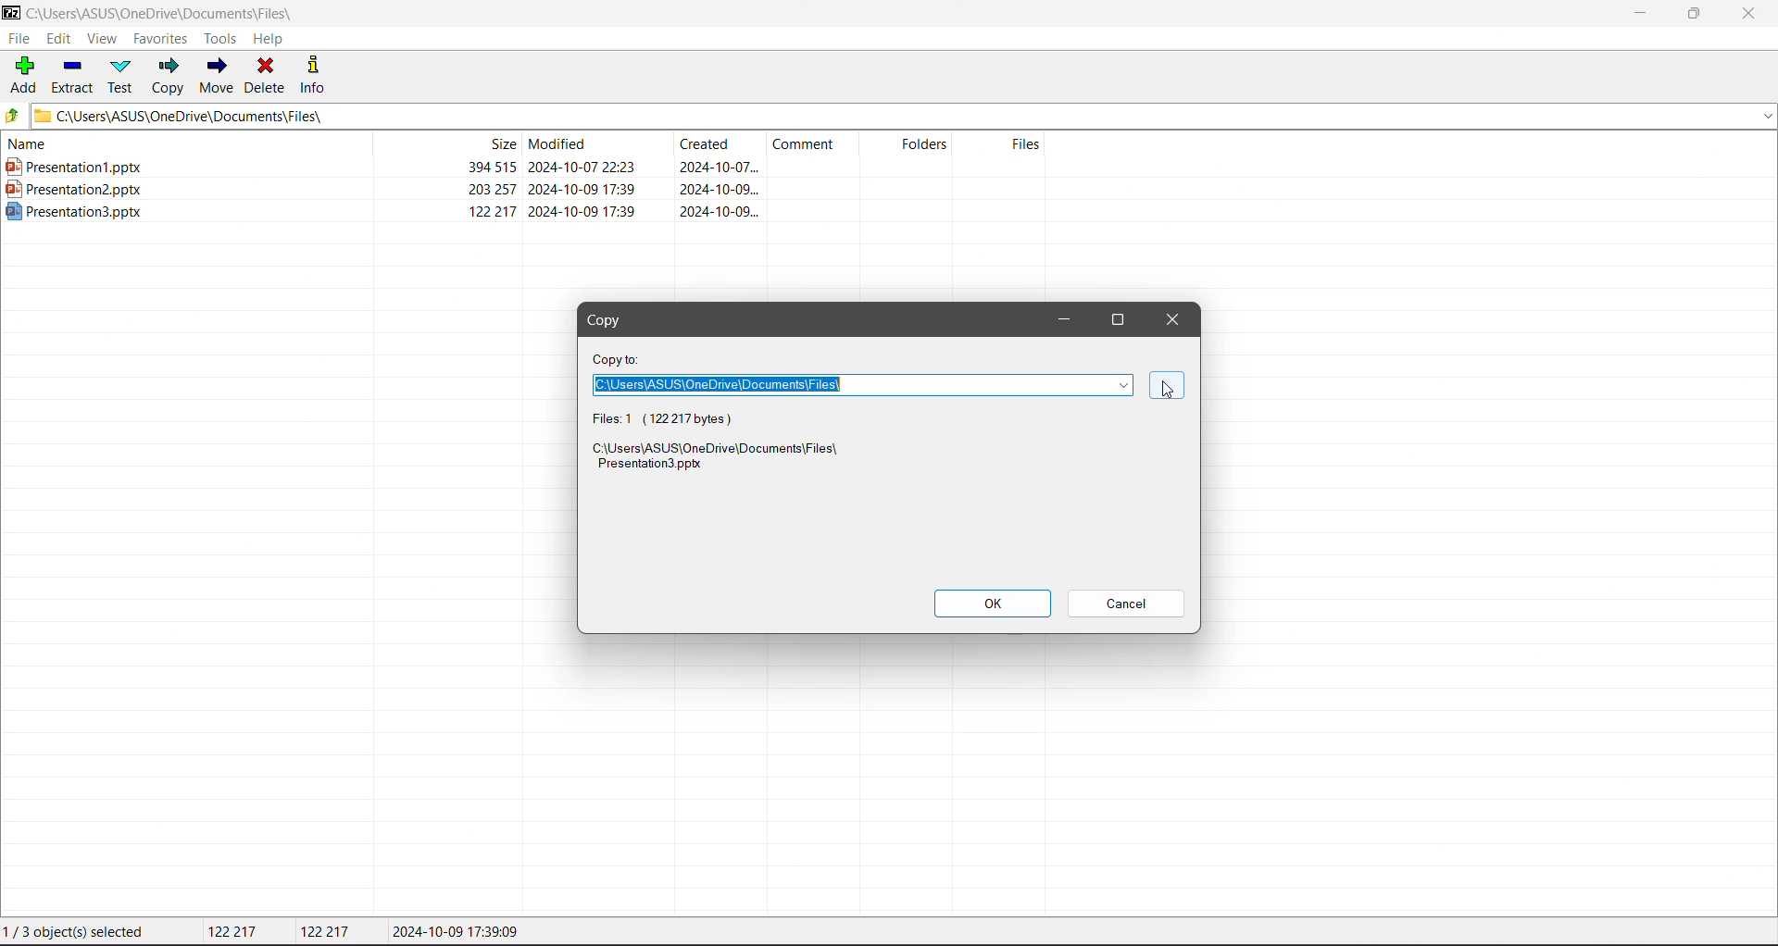 This screenshot has width=1778, height=946. Describe the element at coordinates (218, 77) in the screenshot. I see `Move` at that location.